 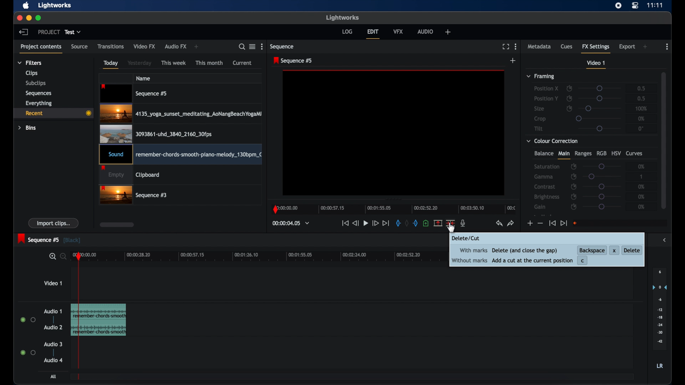 What do you see at coordinates (532, 260) in the screenshot?
I see `add a cut at the current position` at bounding box center [532, 260].